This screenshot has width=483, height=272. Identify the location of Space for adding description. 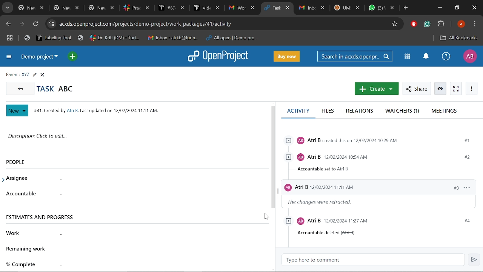
(132, 138).